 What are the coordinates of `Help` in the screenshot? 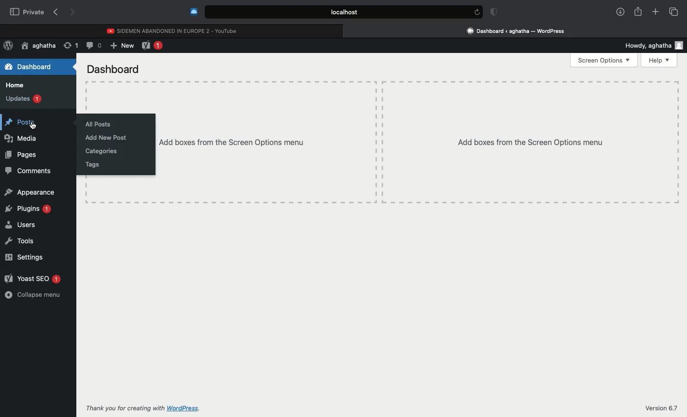 It's located at (659, 60).